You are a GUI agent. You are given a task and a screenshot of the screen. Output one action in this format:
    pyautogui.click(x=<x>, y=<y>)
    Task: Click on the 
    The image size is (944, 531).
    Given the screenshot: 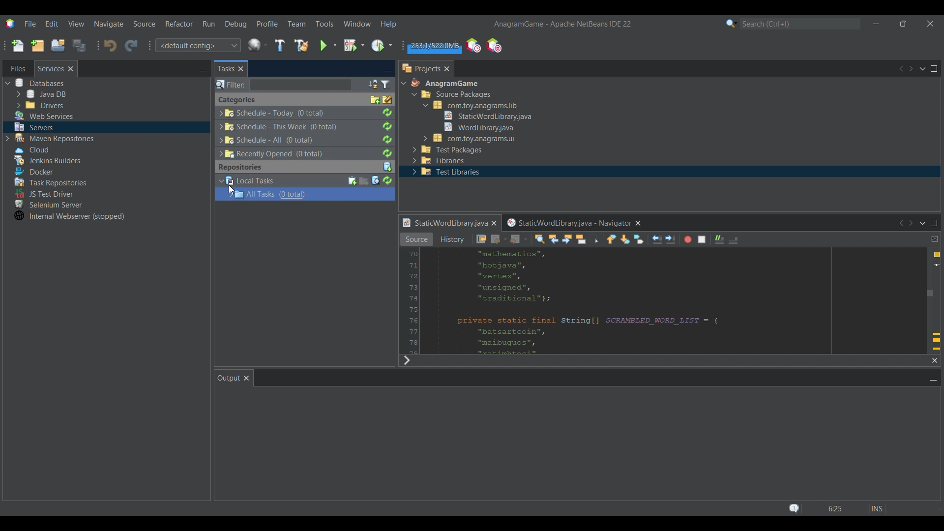 What is the action you would take?
    pyautogui.click(x=304, y=112)
    